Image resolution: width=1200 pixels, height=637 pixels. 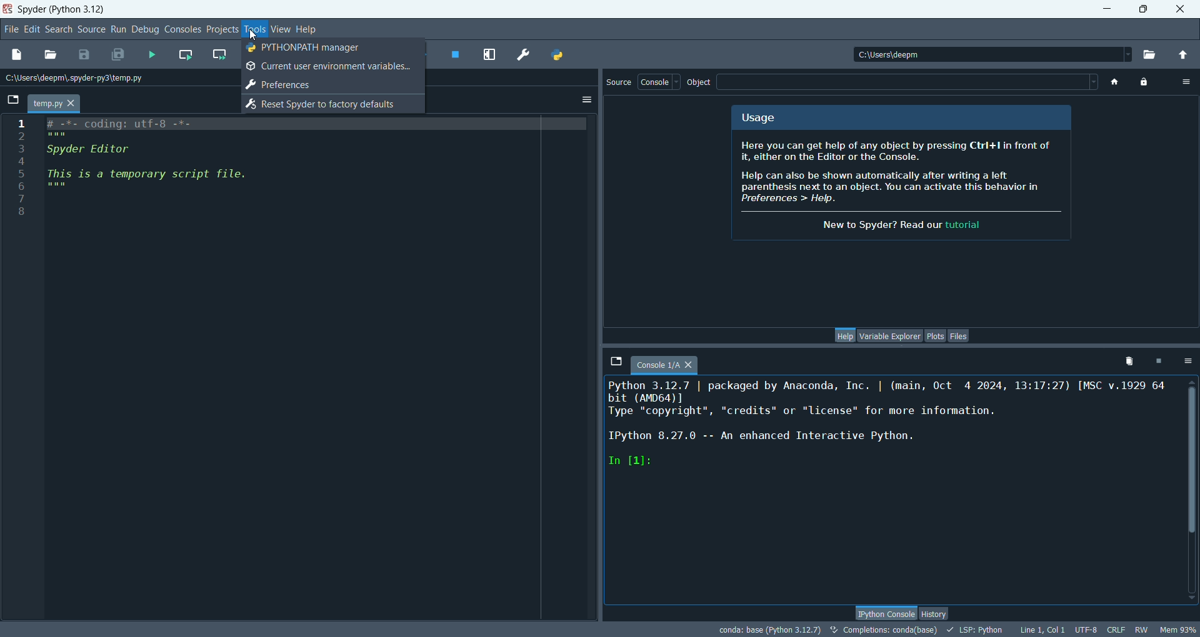 I want to click on Mem, so click(x=1177, y=628).